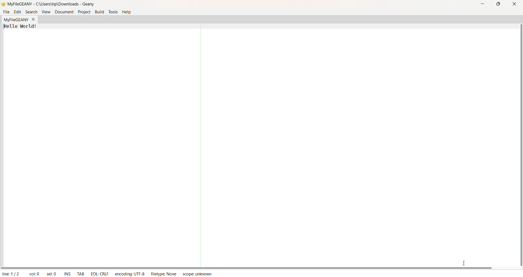 The height and width of the screenshot is (277, 523). Describe the element at coordinates (32, 274) in the screenshot. I see `col: 0` at that location.